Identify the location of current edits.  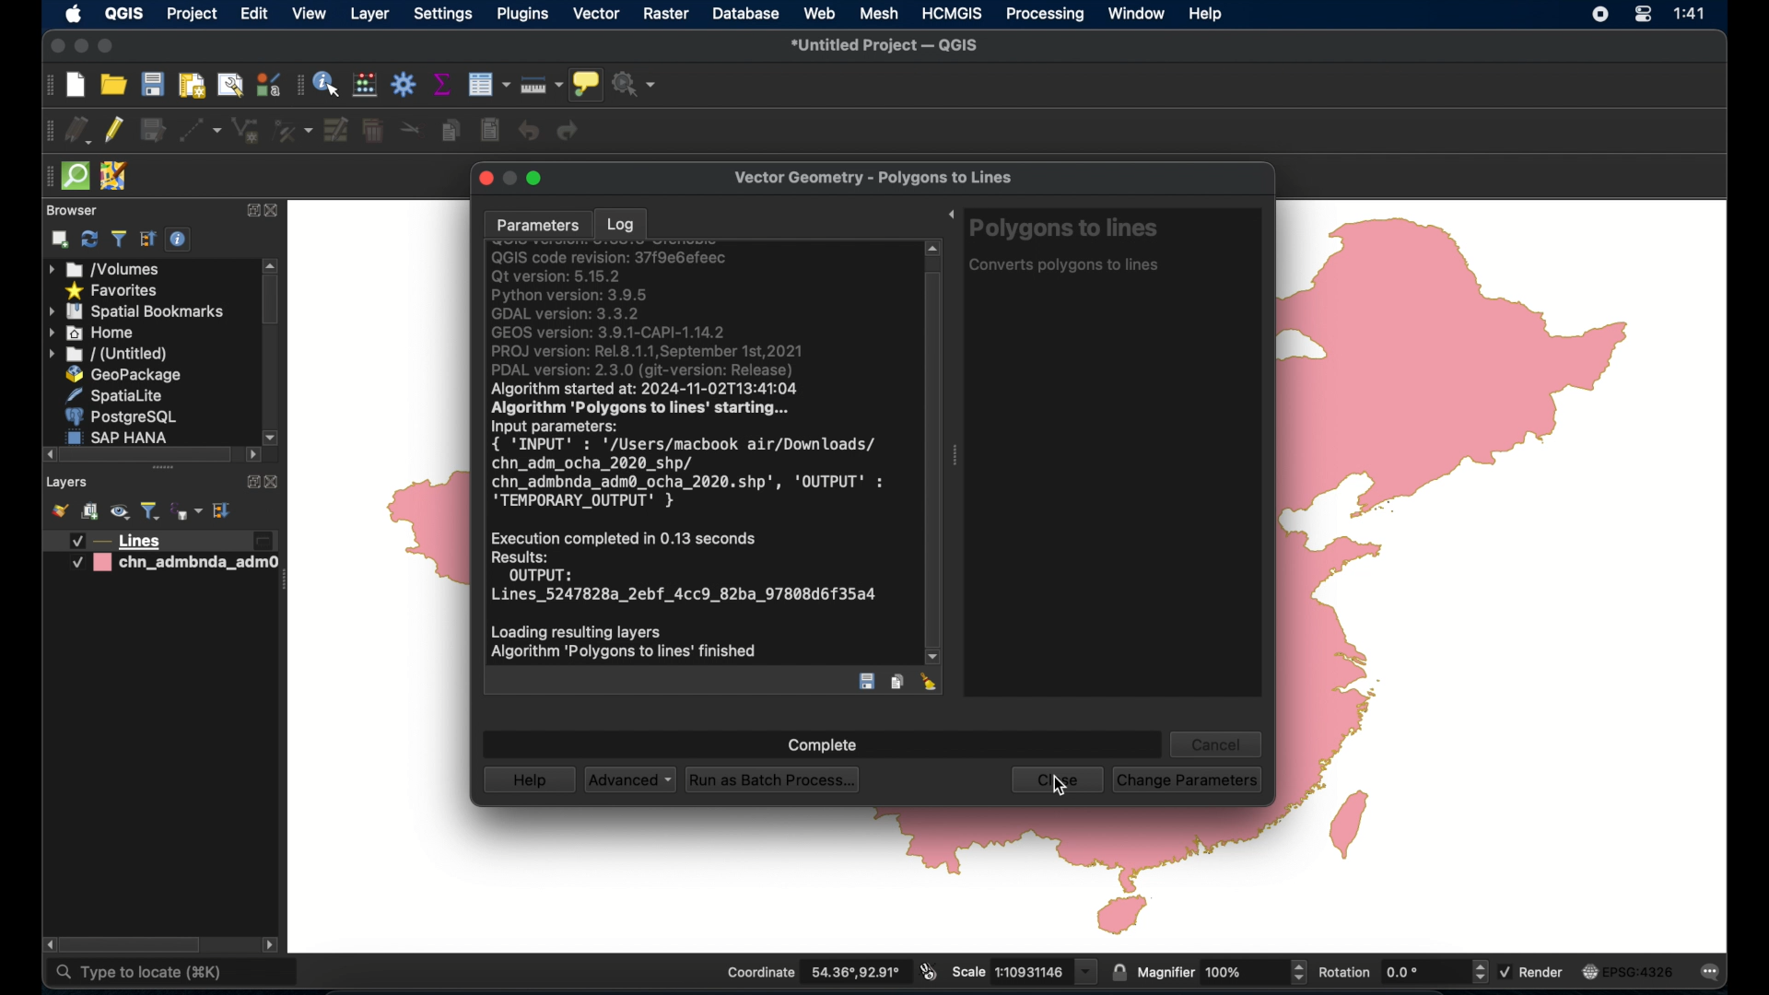
(79, 130).